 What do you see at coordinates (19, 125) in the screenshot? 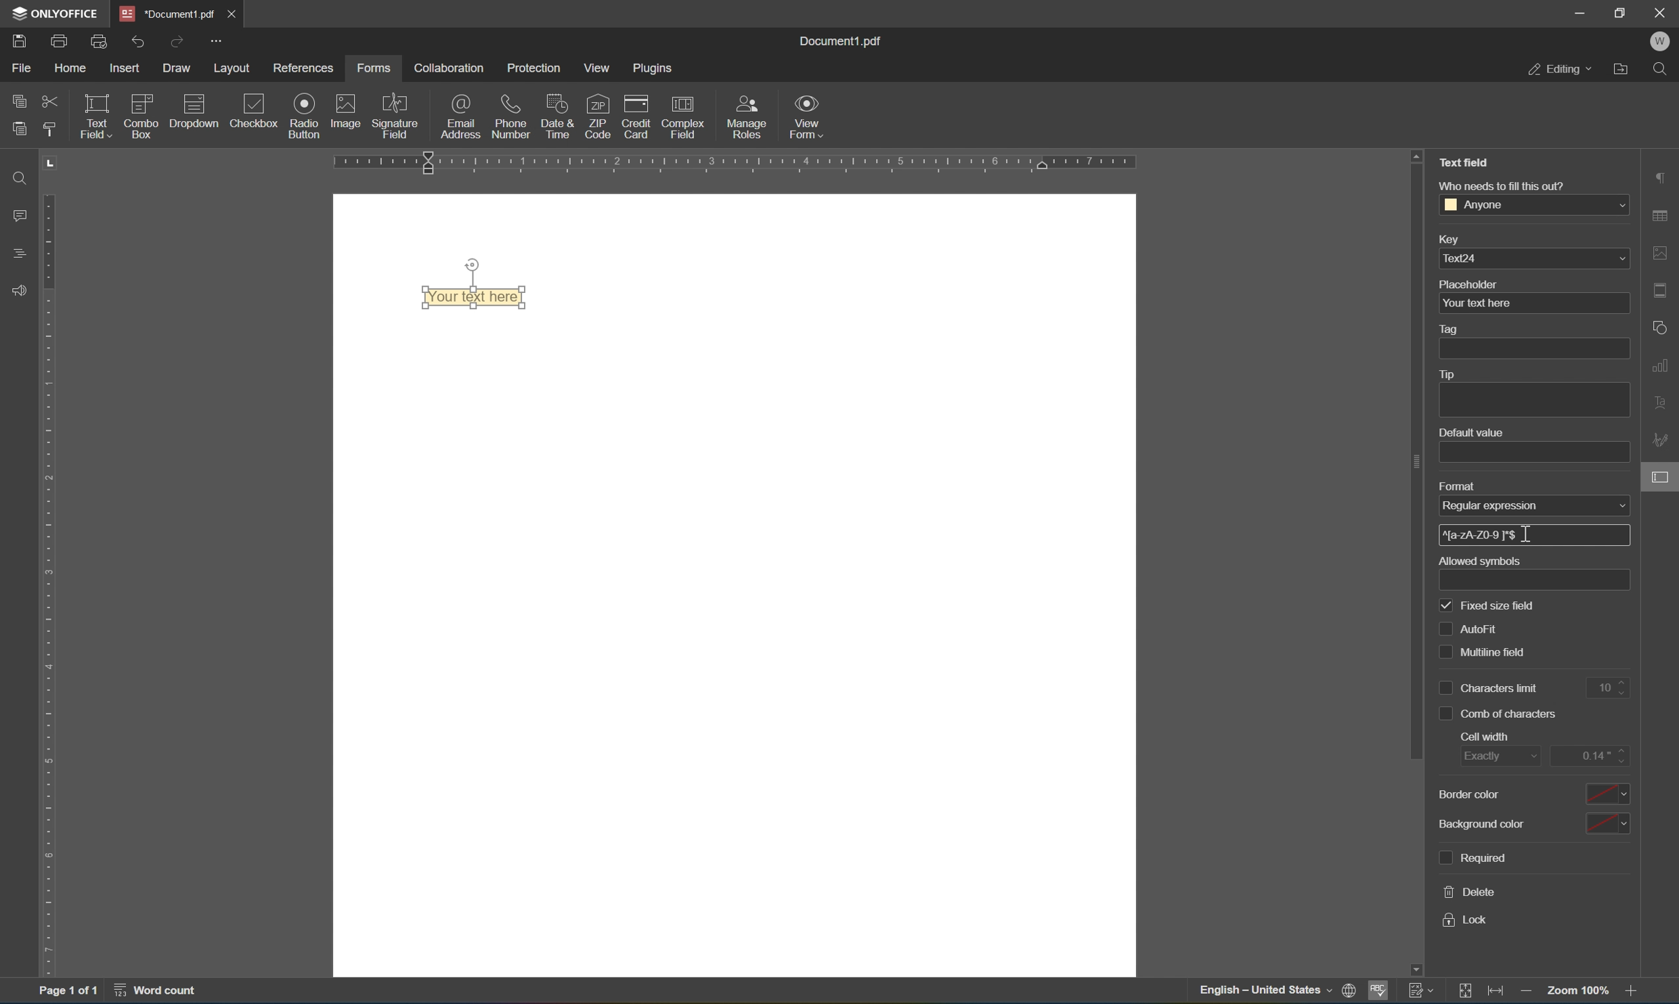
I see `paste` at bounding box center [19, 125].